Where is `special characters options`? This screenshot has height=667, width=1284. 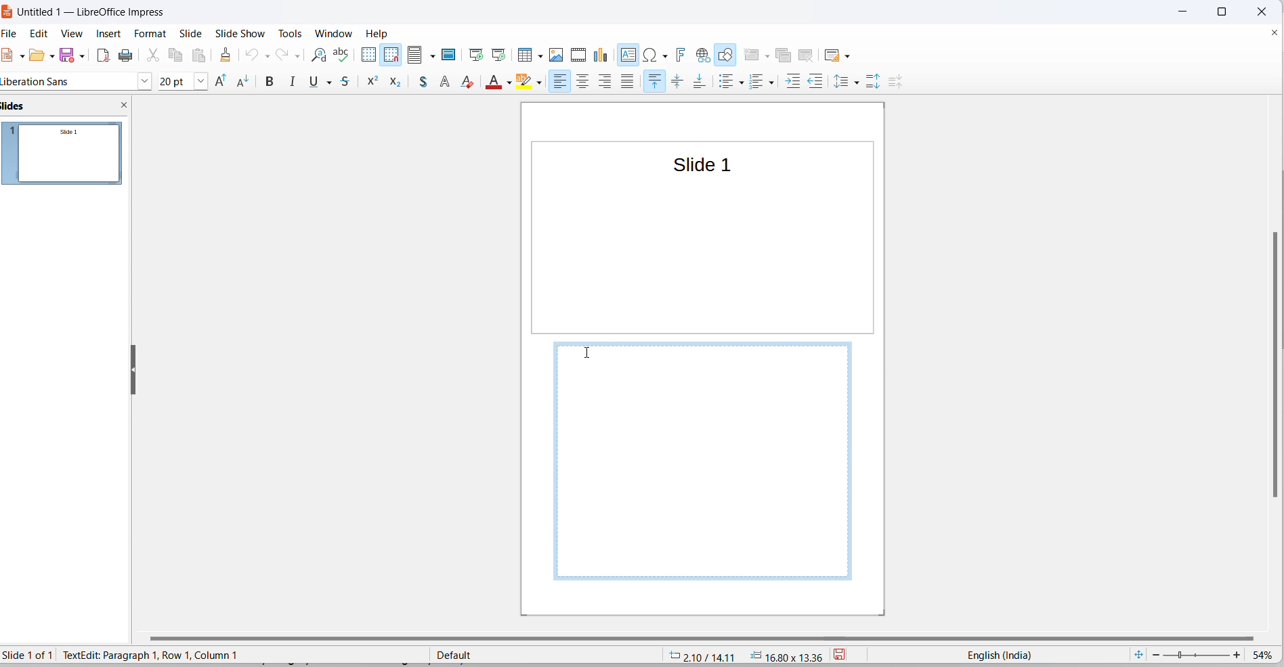
special characters options is located at coordinates (664, 54).